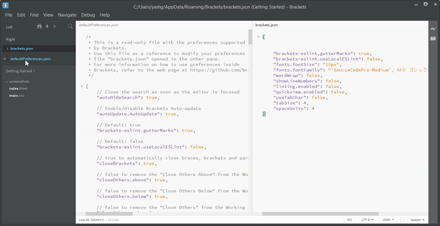  What do you see at coordinates (37, 82) in the screenshot?
I see `Screenshots` at bounding box center [37, 82].